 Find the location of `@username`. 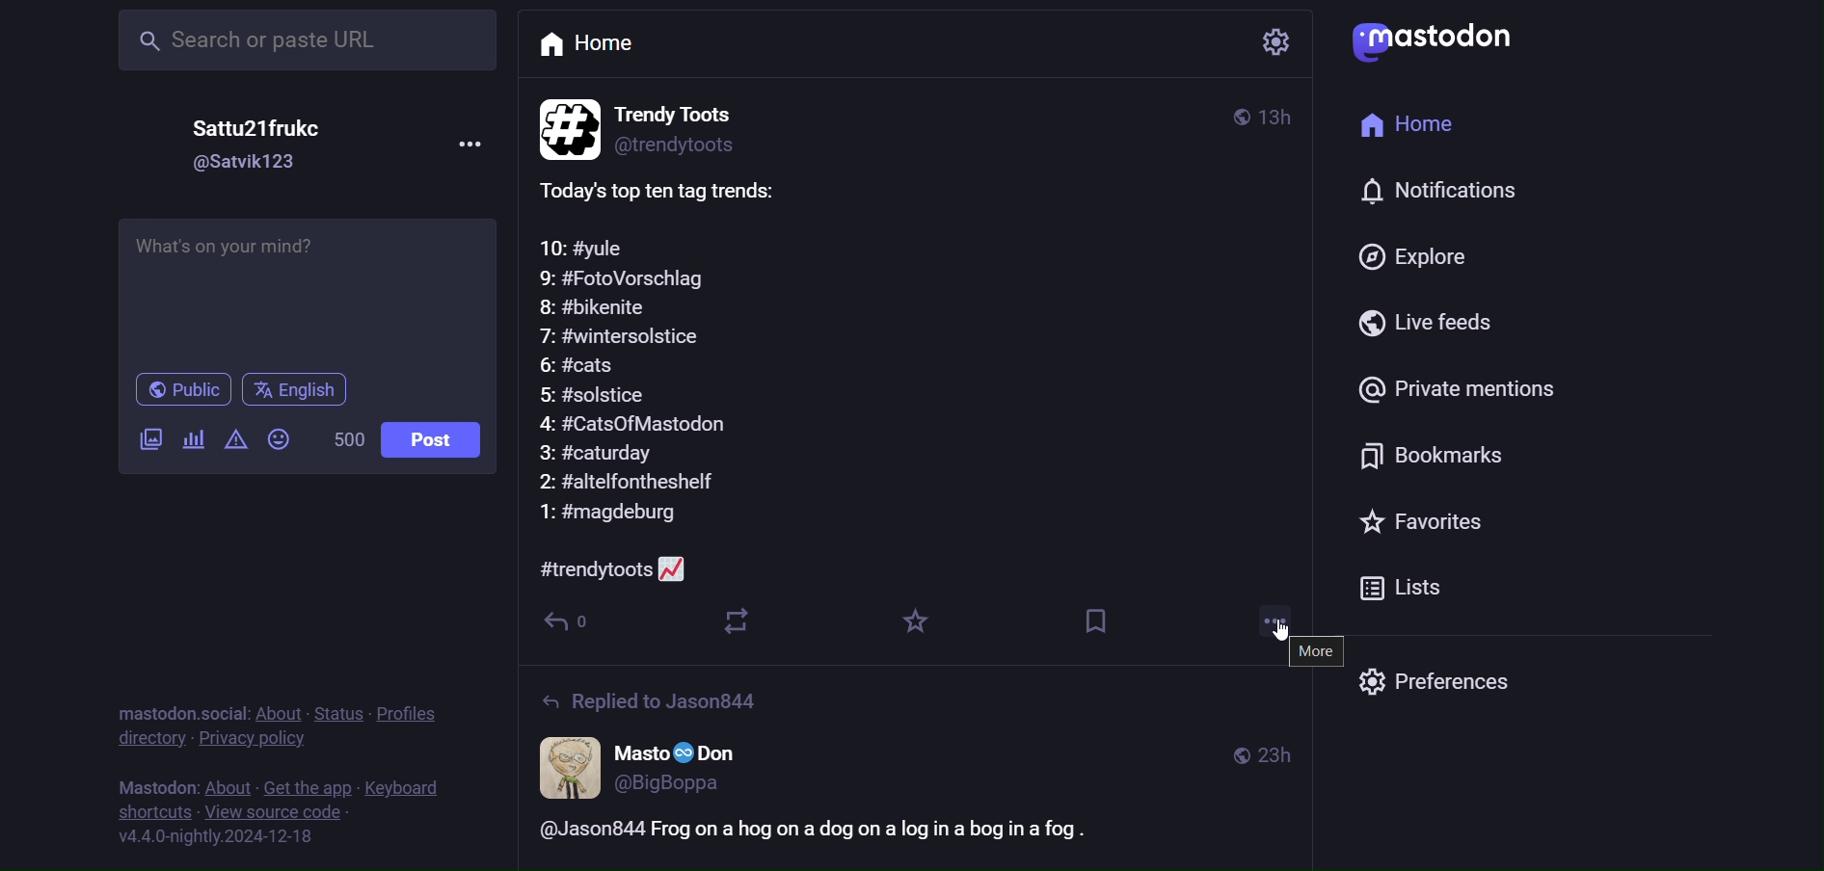

@username is located at coordinates (246, 167).